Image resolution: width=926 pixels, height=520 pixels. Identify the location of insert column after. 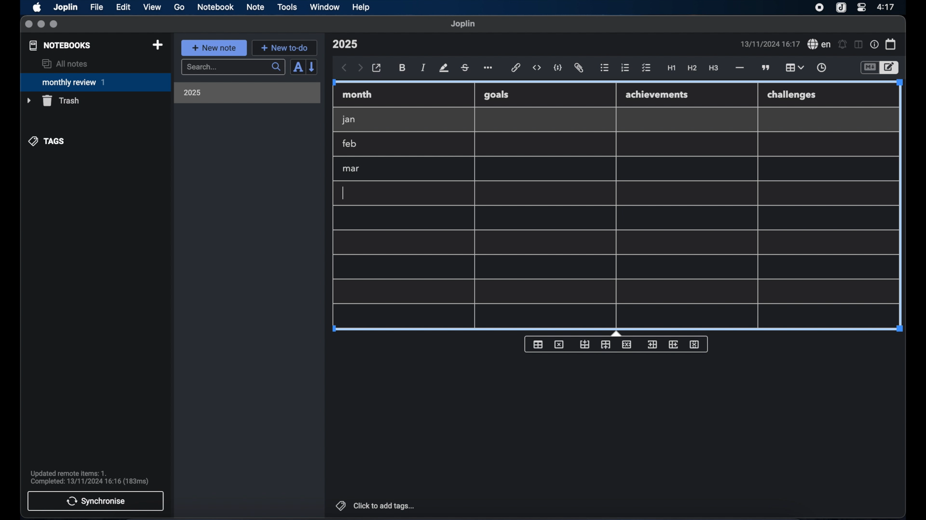
(674, 344).